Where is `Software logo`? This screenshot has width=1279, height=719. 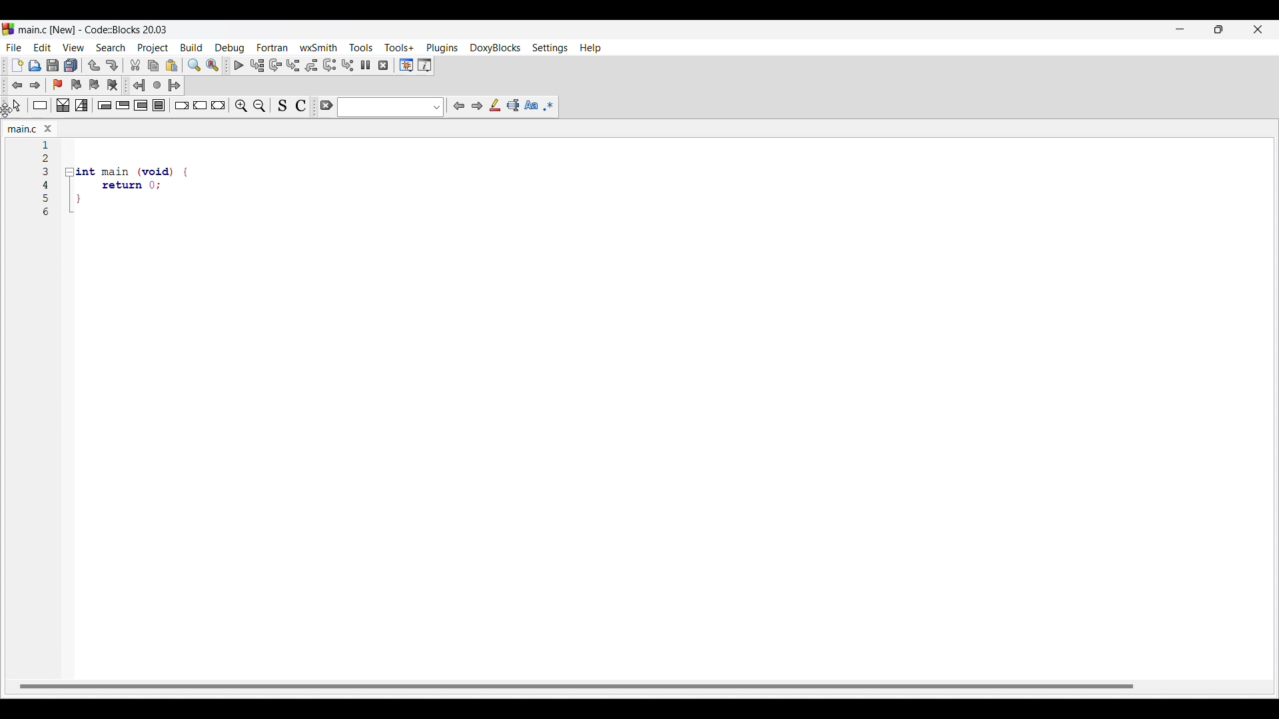 Software logo is located at coordinates (8, 29).